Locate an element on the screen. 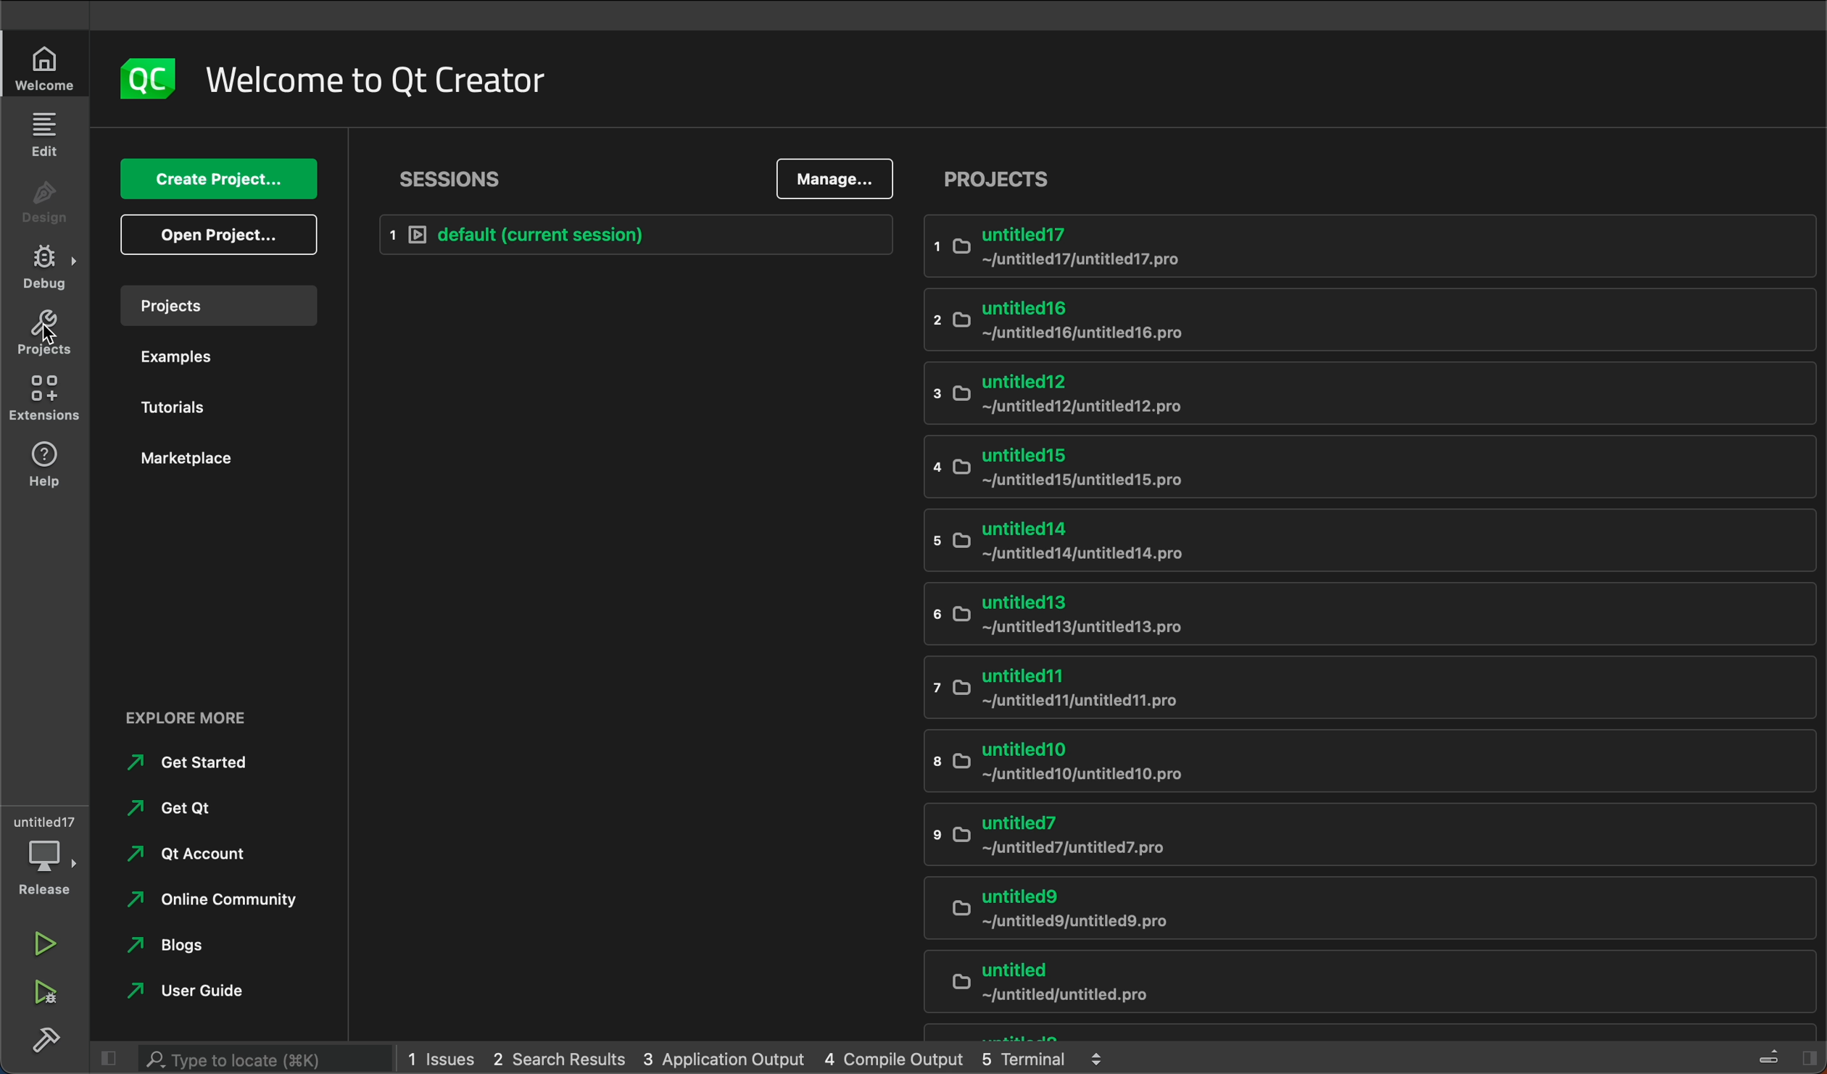  untitled13 is located at coordinates (1356, 616).